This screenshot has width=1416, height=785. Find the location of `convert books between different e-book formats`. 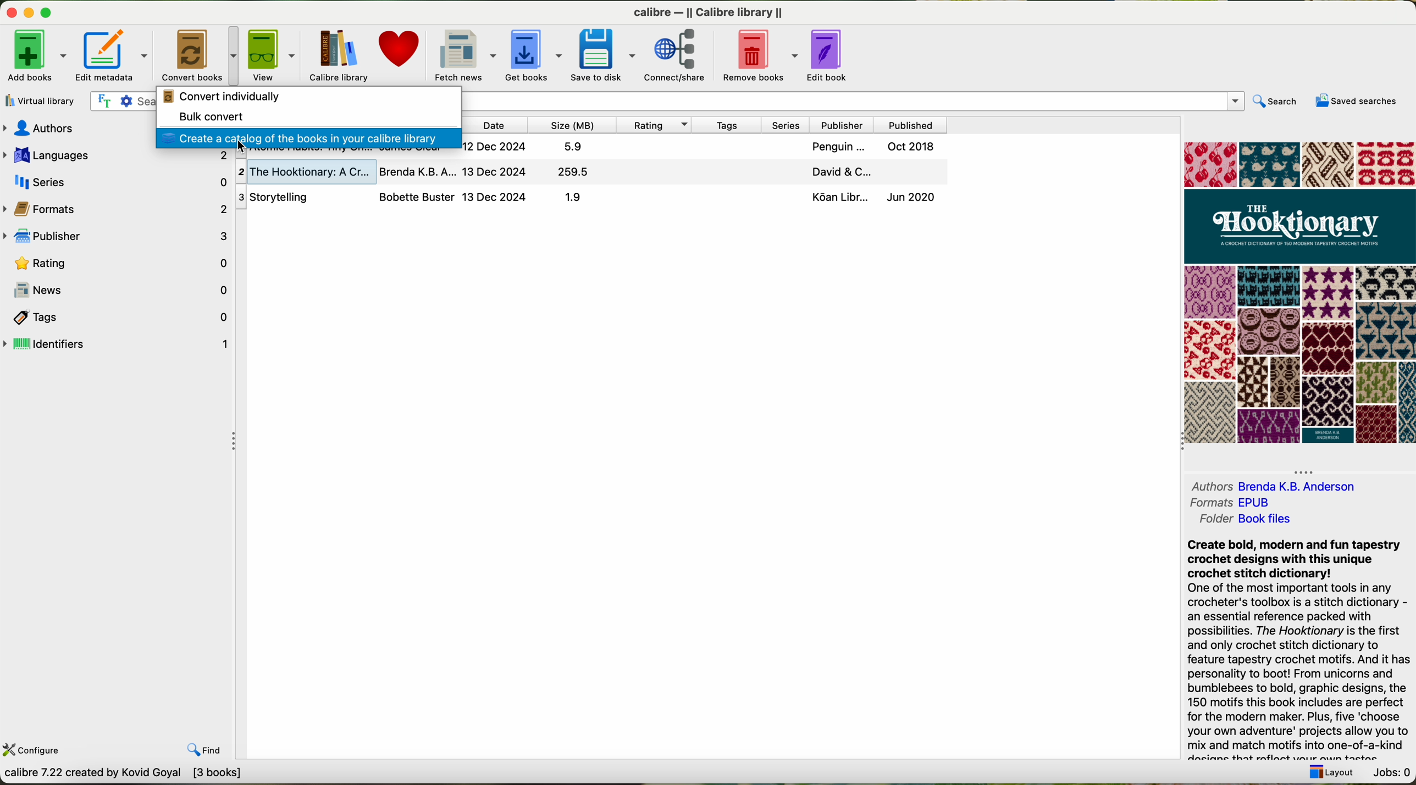

convert books between different e-book formats is located at coordinates (122, 775).